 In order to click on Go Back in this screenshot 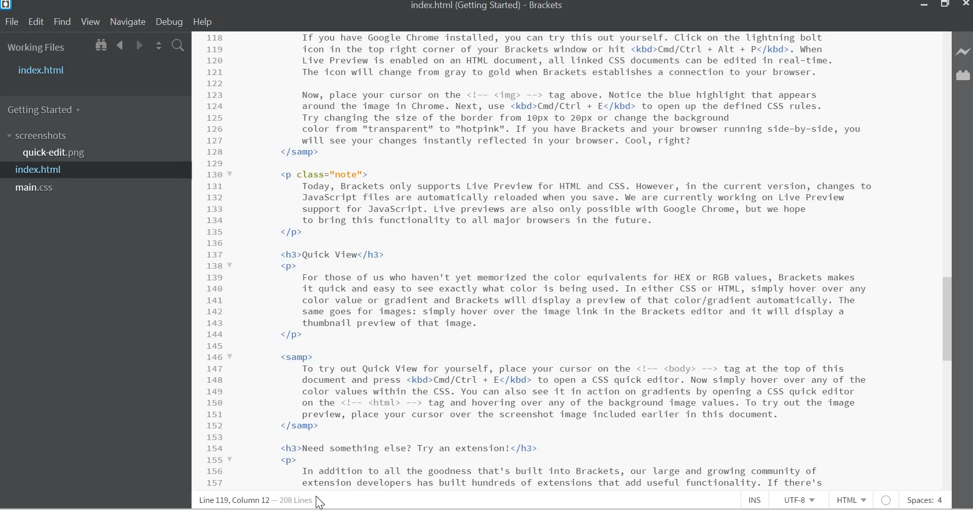, I will do `click(120, 45)`.